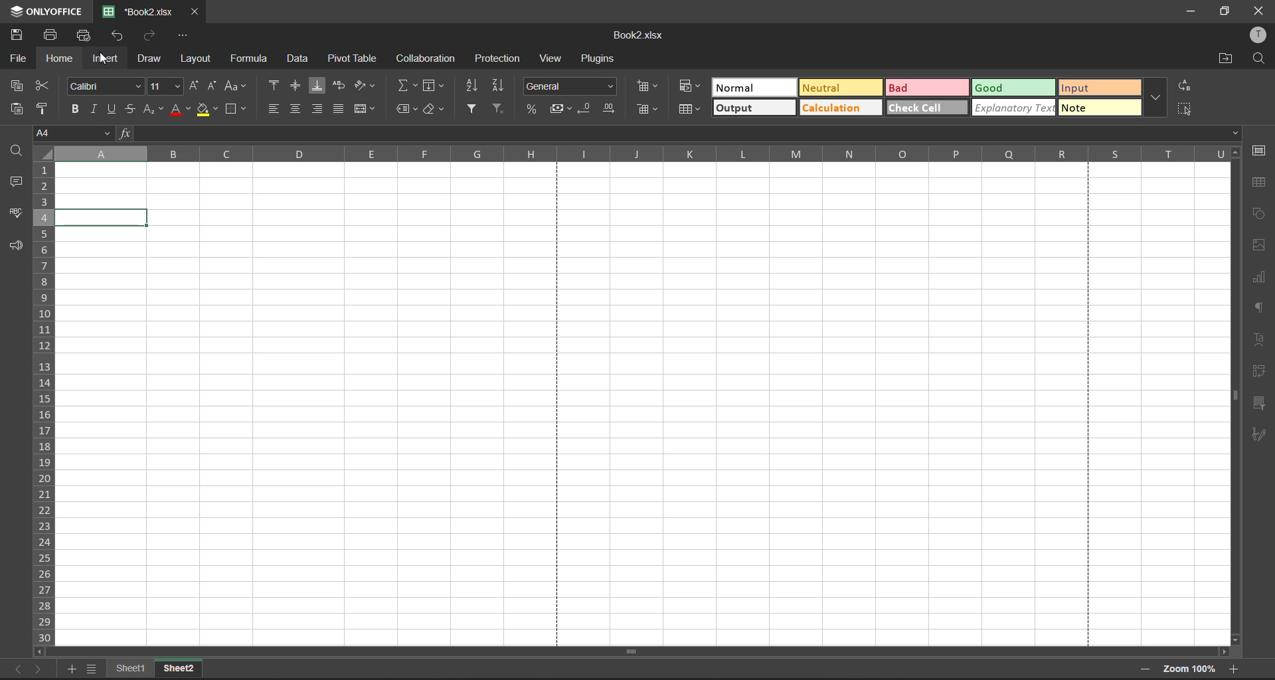  I want to click on align top, so click(275, 84).